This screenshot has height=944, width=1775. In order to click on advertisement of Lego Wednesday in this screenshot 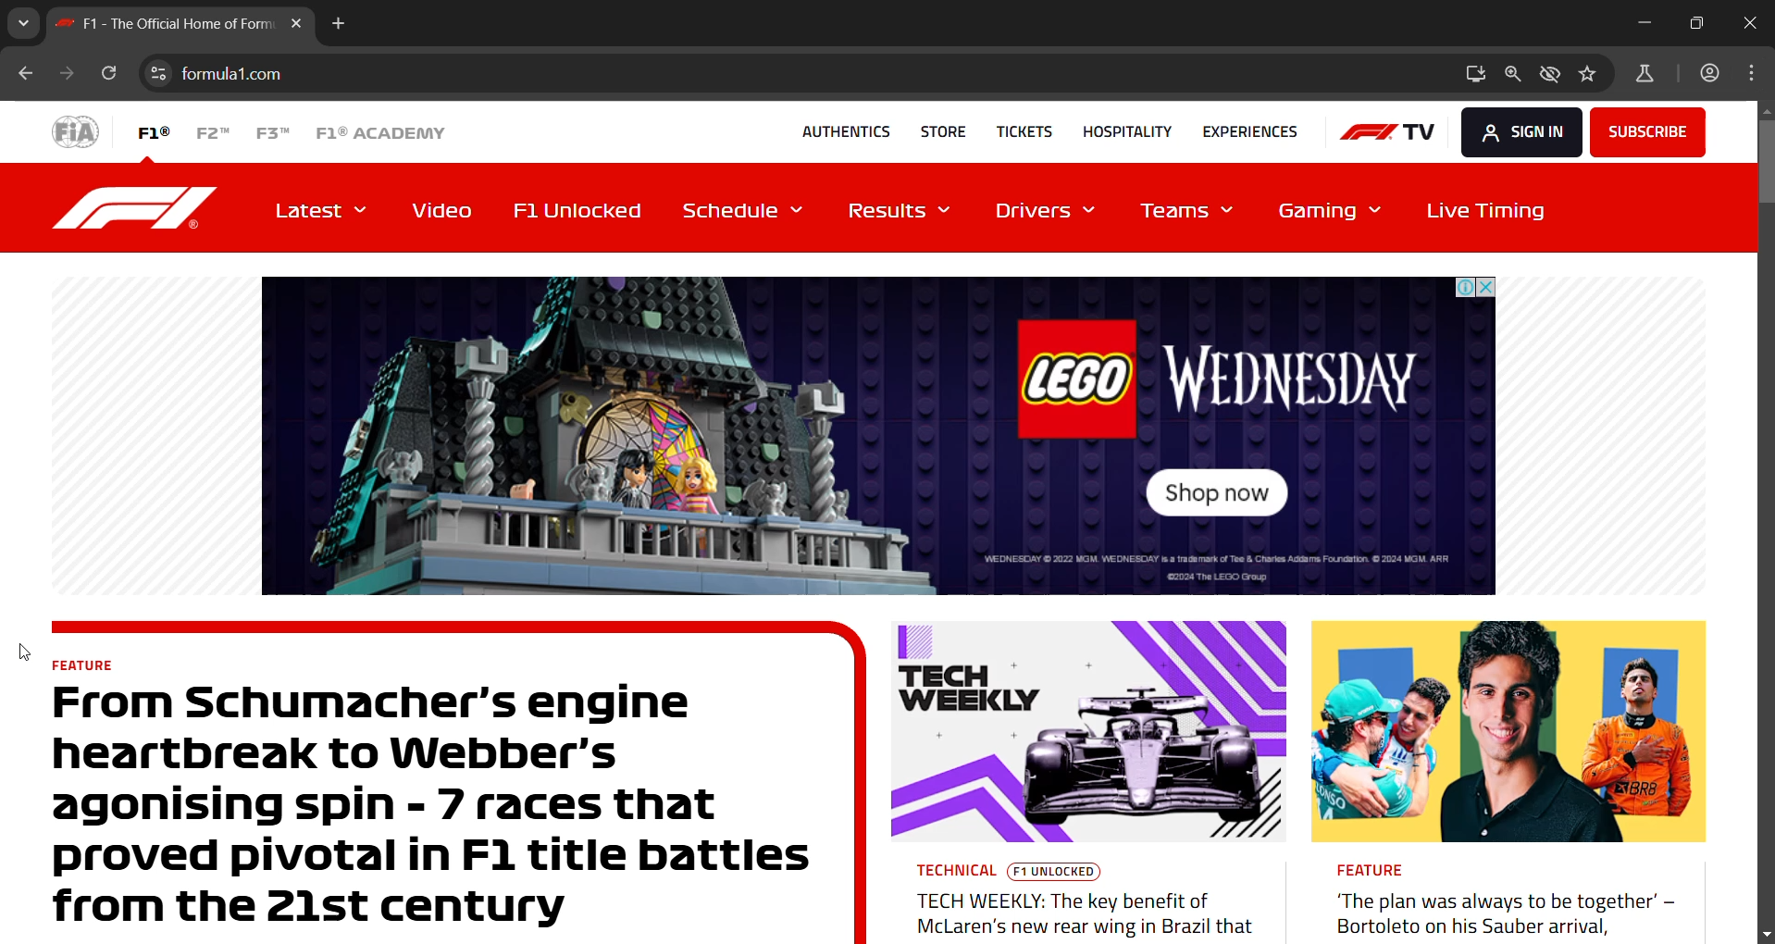, I will do `click(877, 433)`.